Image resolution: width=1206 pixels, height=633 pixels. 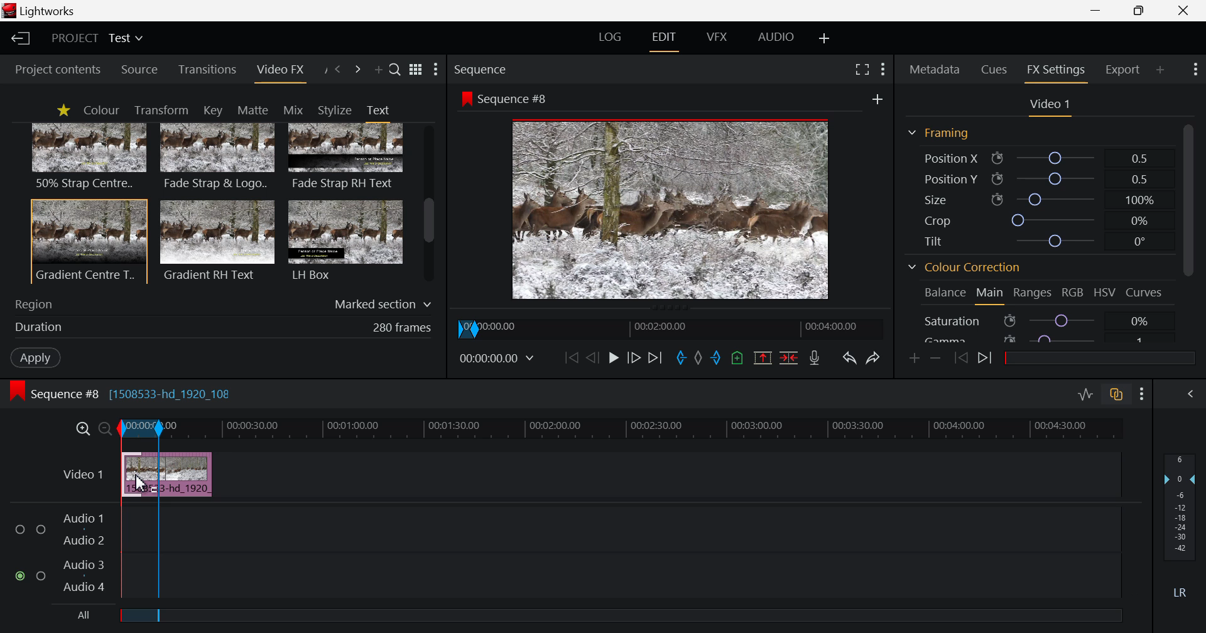 I want to click on Project Timeline Navigator, so click(x=674, y=326).